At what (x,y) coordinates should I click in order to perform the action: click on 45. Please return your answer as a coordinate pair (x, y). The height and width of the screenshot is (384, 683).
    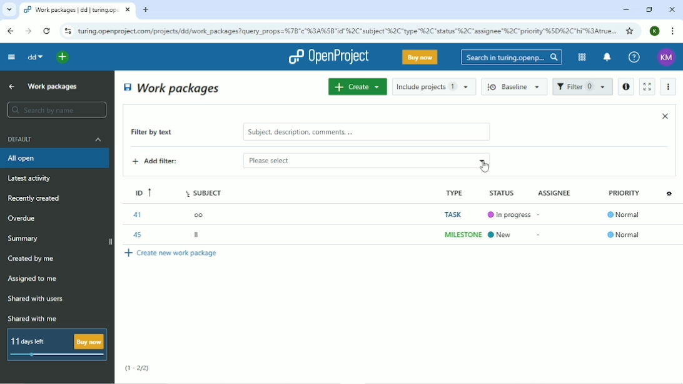
    Looking at the image, I should click on (136, 233).